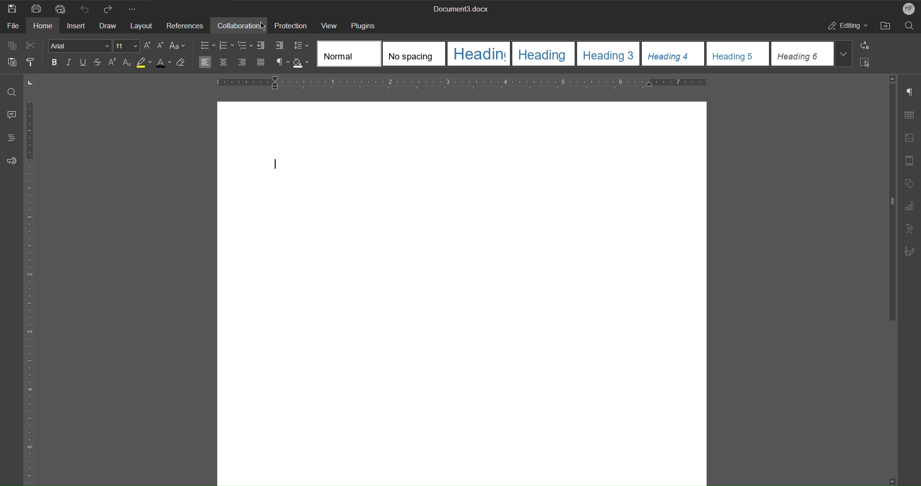  I want to click on Text Color, so click(163, 62).